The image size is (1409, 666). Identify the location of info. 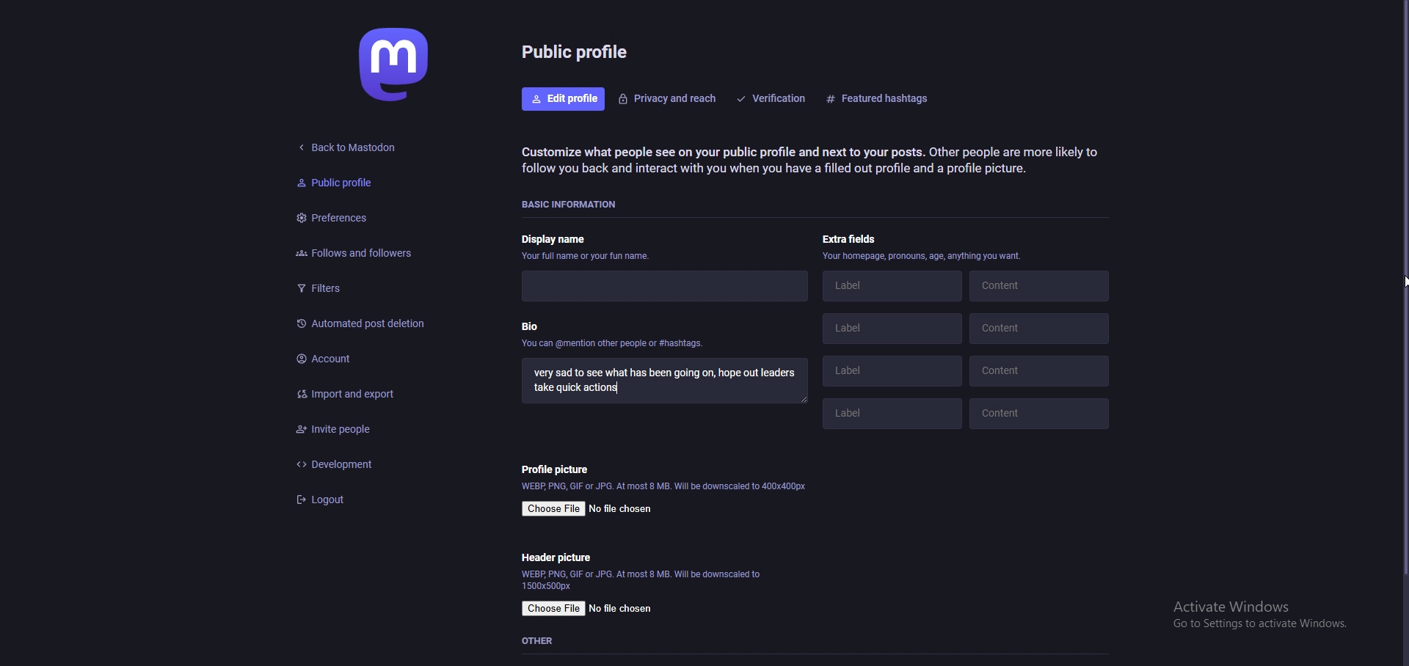
(664, 486).